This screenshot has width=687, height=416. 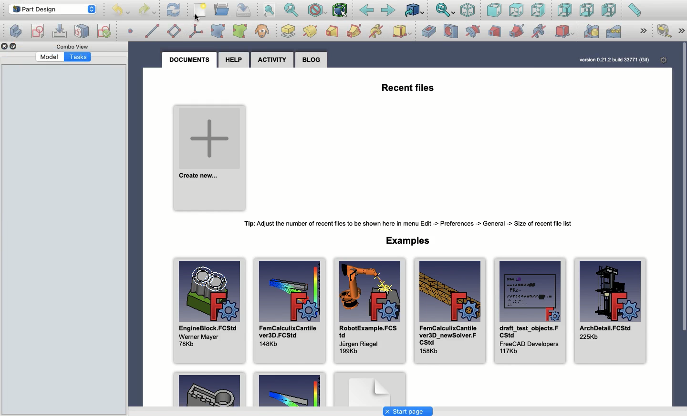 I want to click on Duplicate, so click(x=15, y=48).